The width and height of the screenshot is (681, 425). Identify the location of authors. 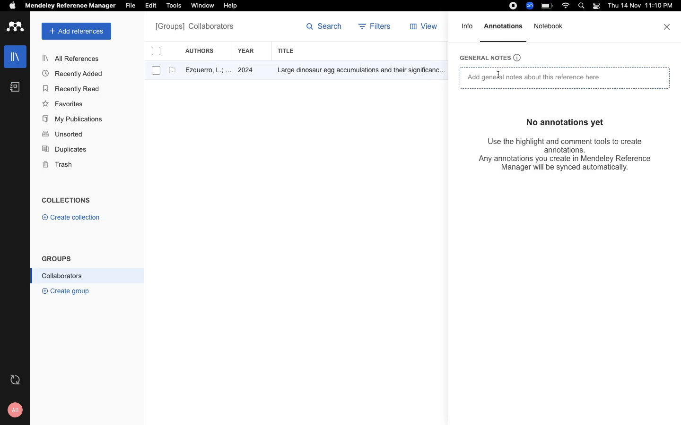
(205, 51).